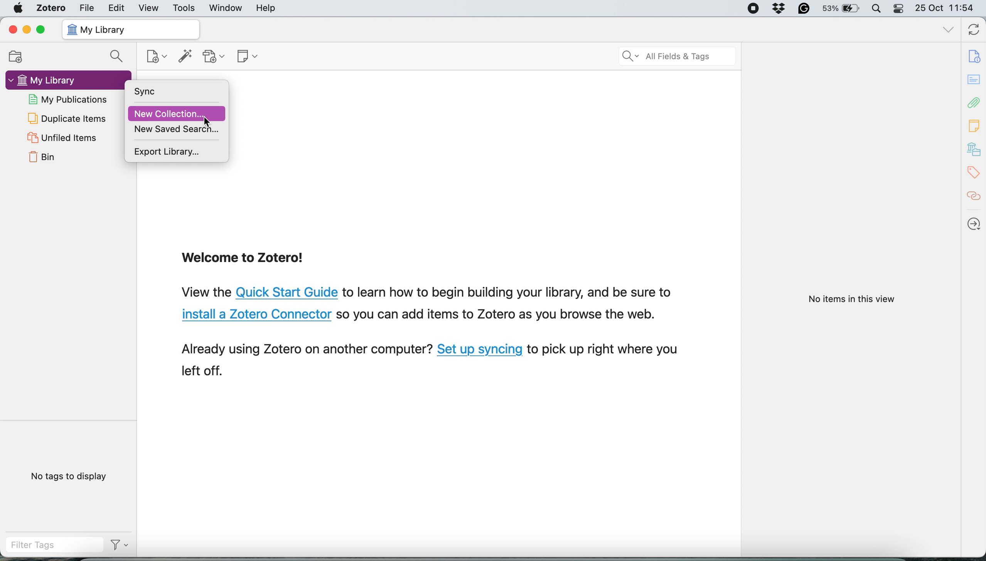  Describe the element at coordinates (85, 8) in the screenshot. I see `file` at that location.